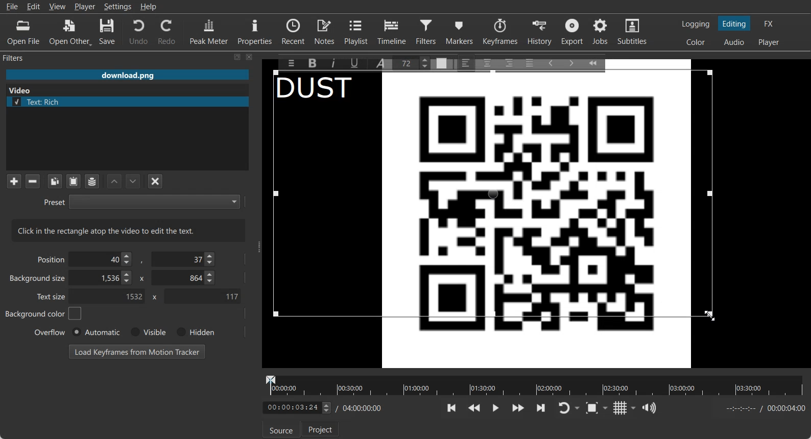 The width and height of the screenshot is (811, 439). I want to click on Hidden, so click(194, 332).